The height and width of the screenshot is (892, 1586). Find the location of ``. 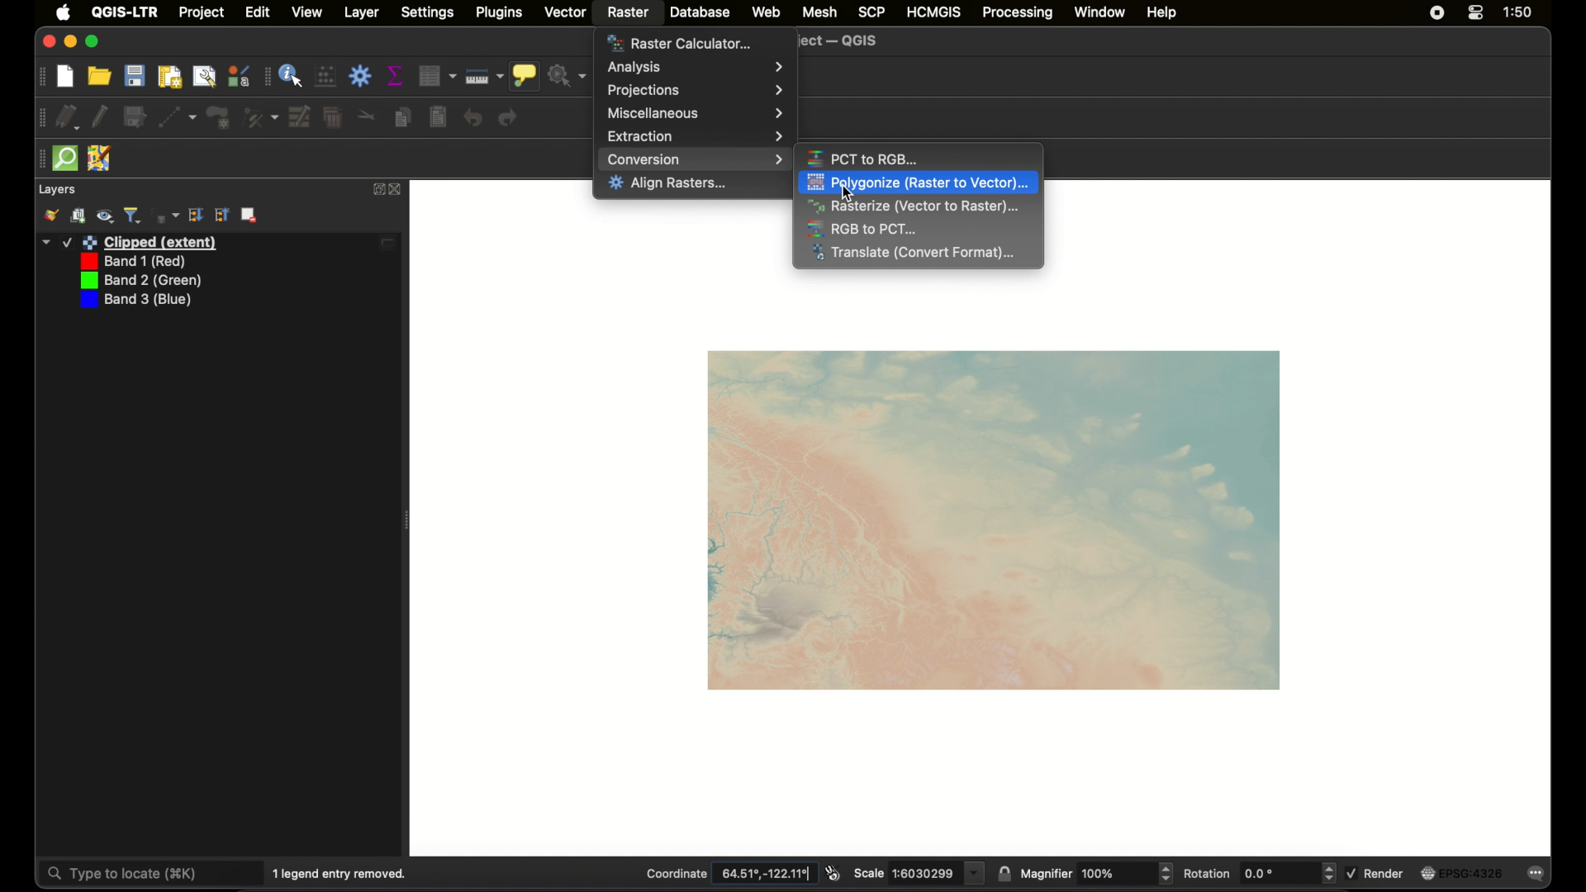

 is located at coordinates (46, 44).